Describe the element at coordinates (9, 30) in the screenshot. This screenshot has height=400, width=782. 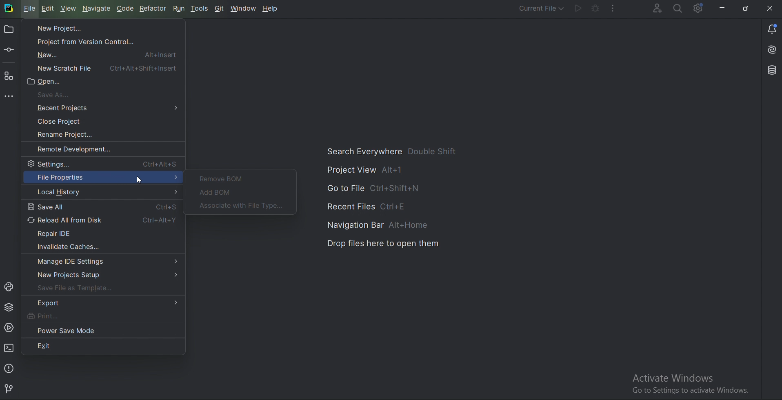
I see `Project` at that location.